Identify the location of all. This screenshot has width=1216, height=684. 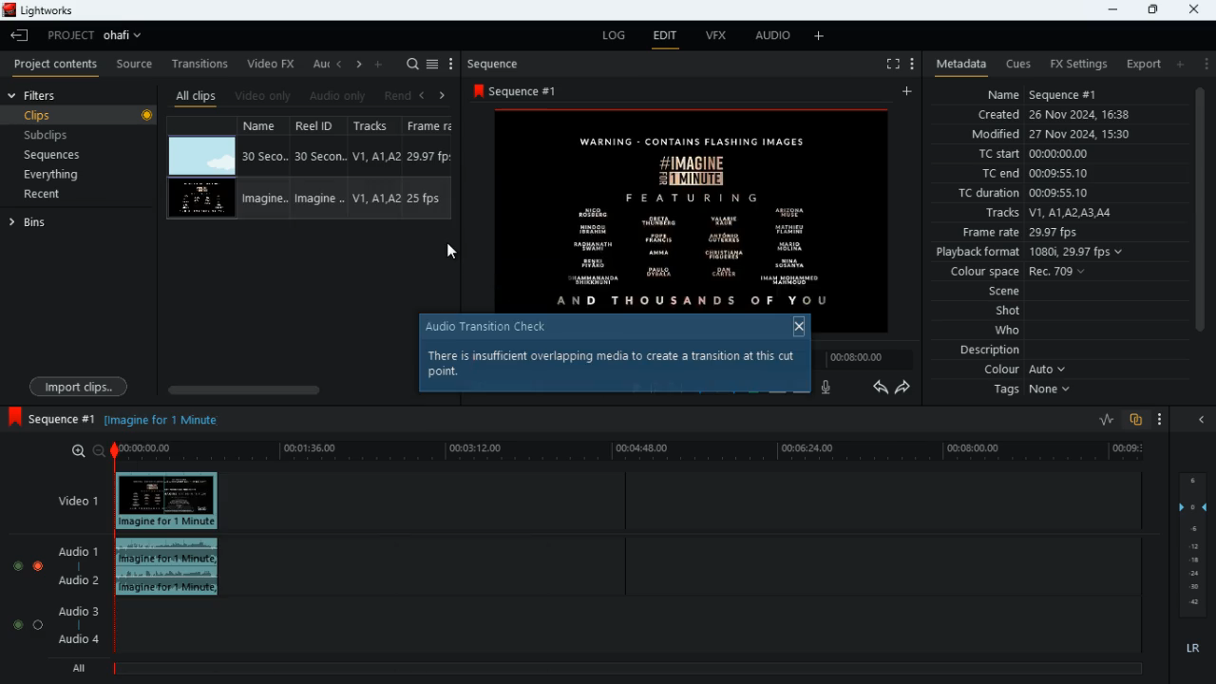
(76, 669).